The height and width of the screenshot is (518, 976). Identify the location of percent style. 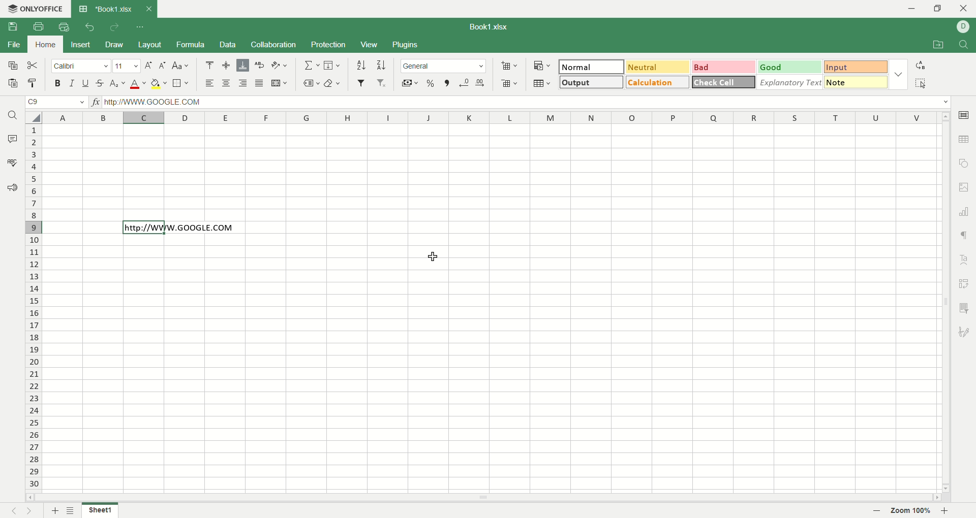
(430, 83).